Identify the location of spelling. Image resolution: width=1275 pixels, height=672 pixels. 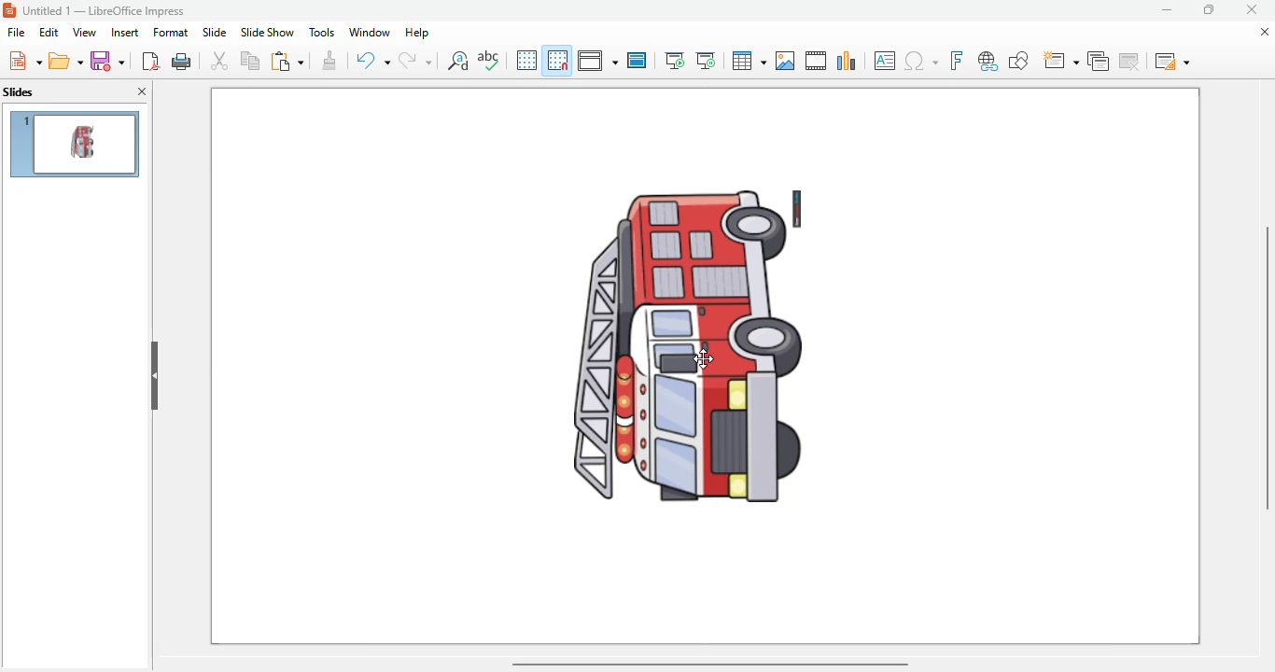
(489, 61).